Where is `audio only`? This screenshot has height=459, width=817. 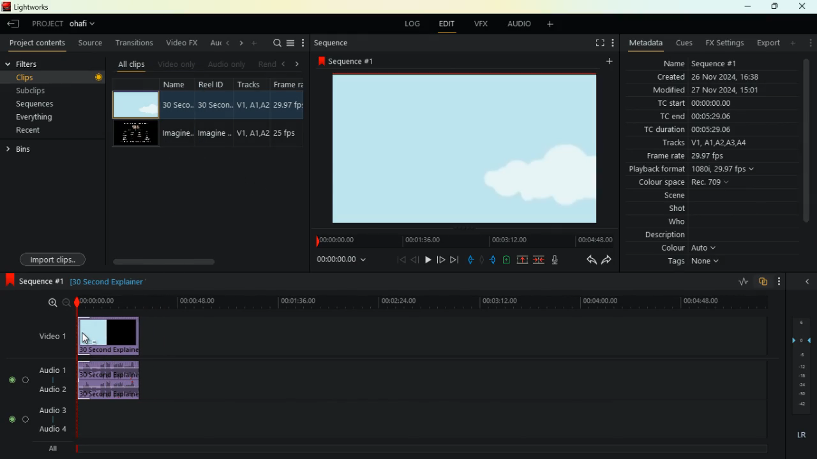 audio only is located at coordinates (228, 64).